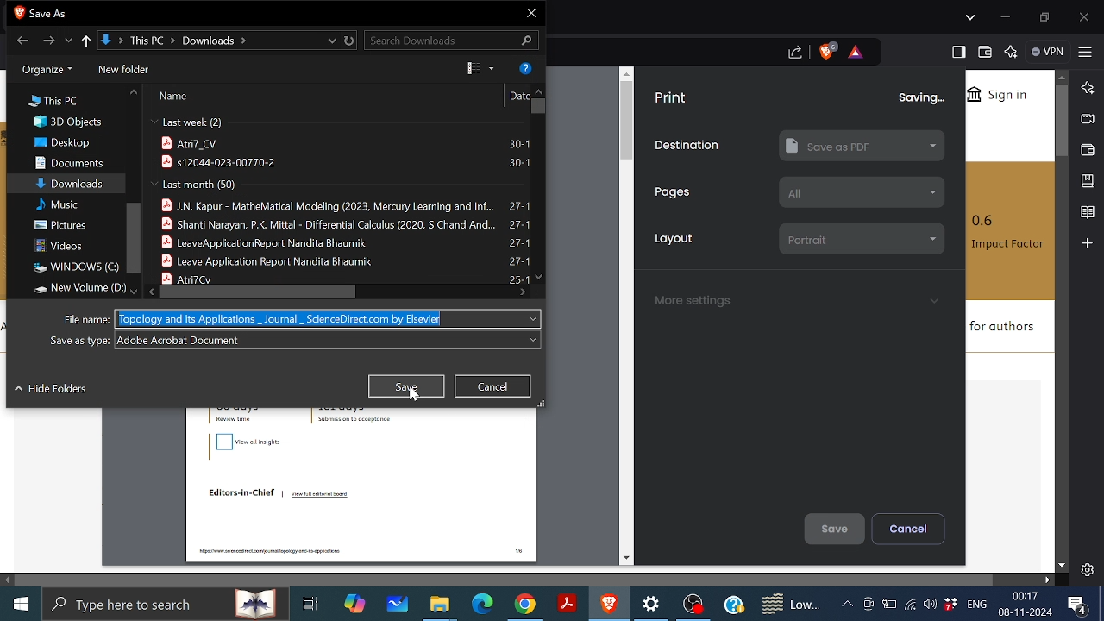 The image size is (1104, 621). I want to click on Get help, so click(525, 66).